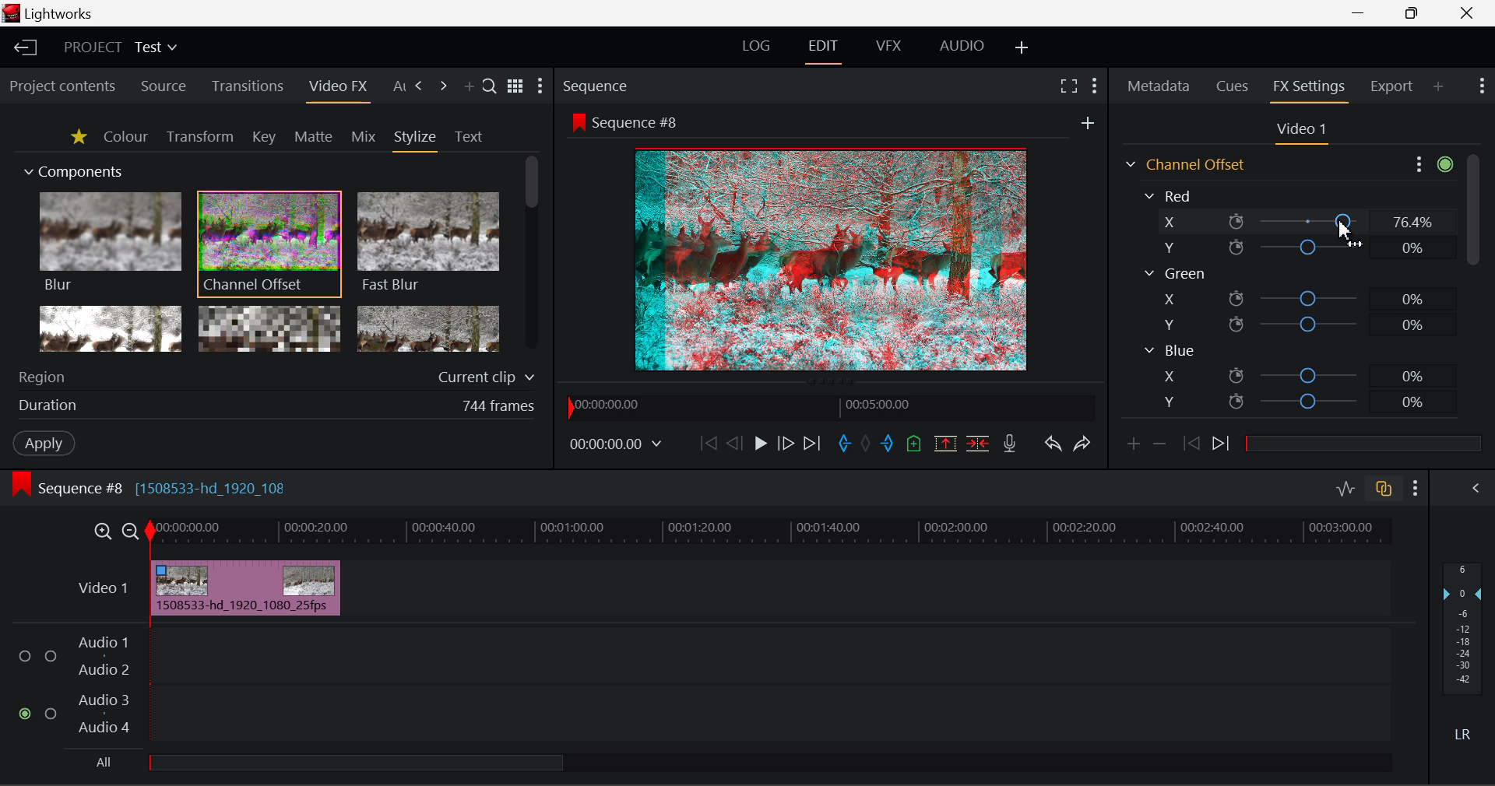 The width and height of the screenshot is (1495, 786). What do you see at coordinates (1223, 446) in the screenshot?
I see `Next keyframe` at bounding box center [1223, 446].